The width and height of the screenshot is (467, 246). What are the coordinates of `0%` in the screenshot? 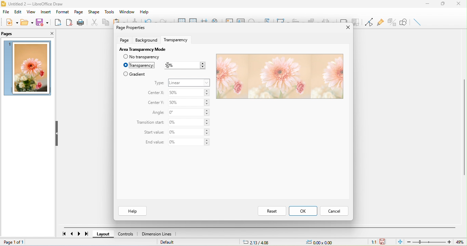 It's located at (189, 112).